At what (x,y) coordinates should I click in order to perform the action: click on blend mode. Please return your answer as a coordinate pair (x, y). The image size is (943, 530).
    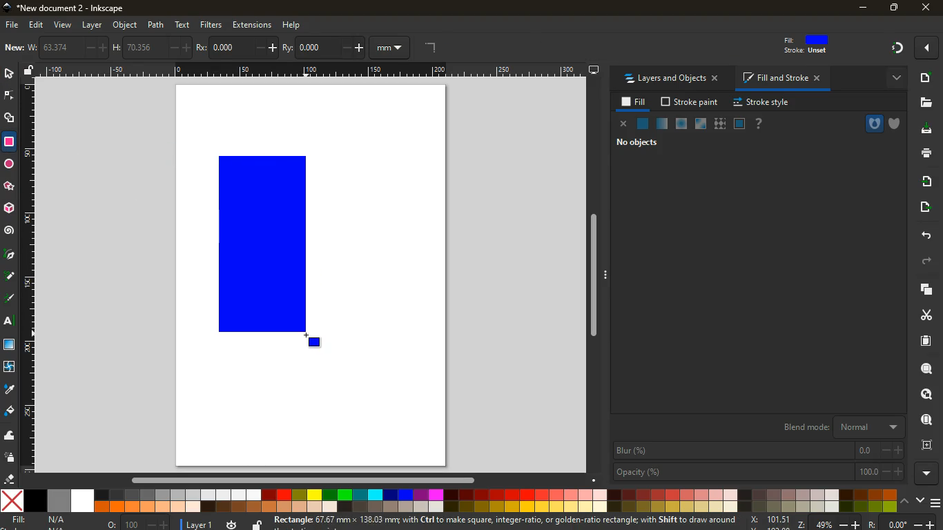
    Looking at the image, I should click on (844, 426).